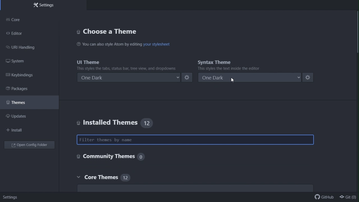  I want to click on use color profile configured in the operating sytem, so click(197, 189).